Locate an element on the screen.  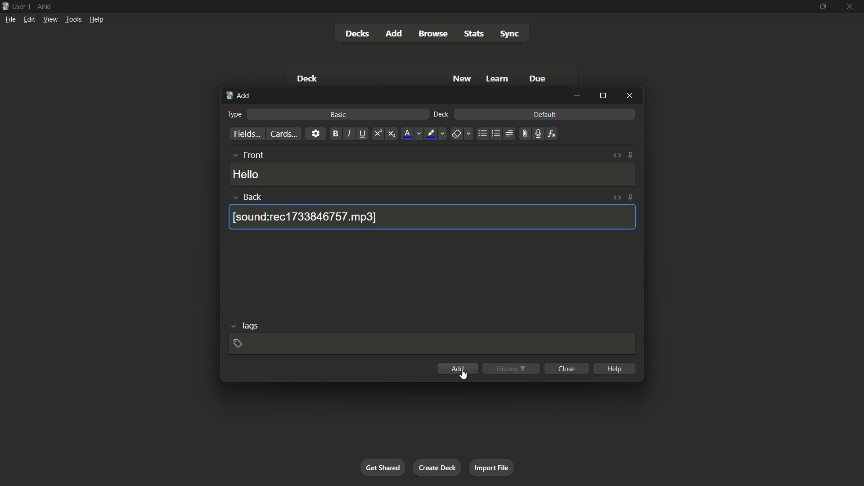
edit menu is located at coordinates (29, 19).